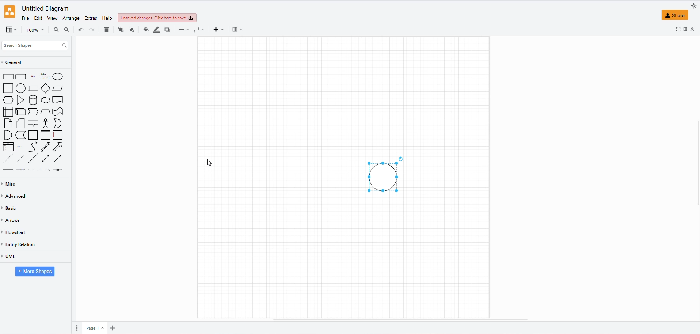  I want to click on REDO, so click(91, 30).